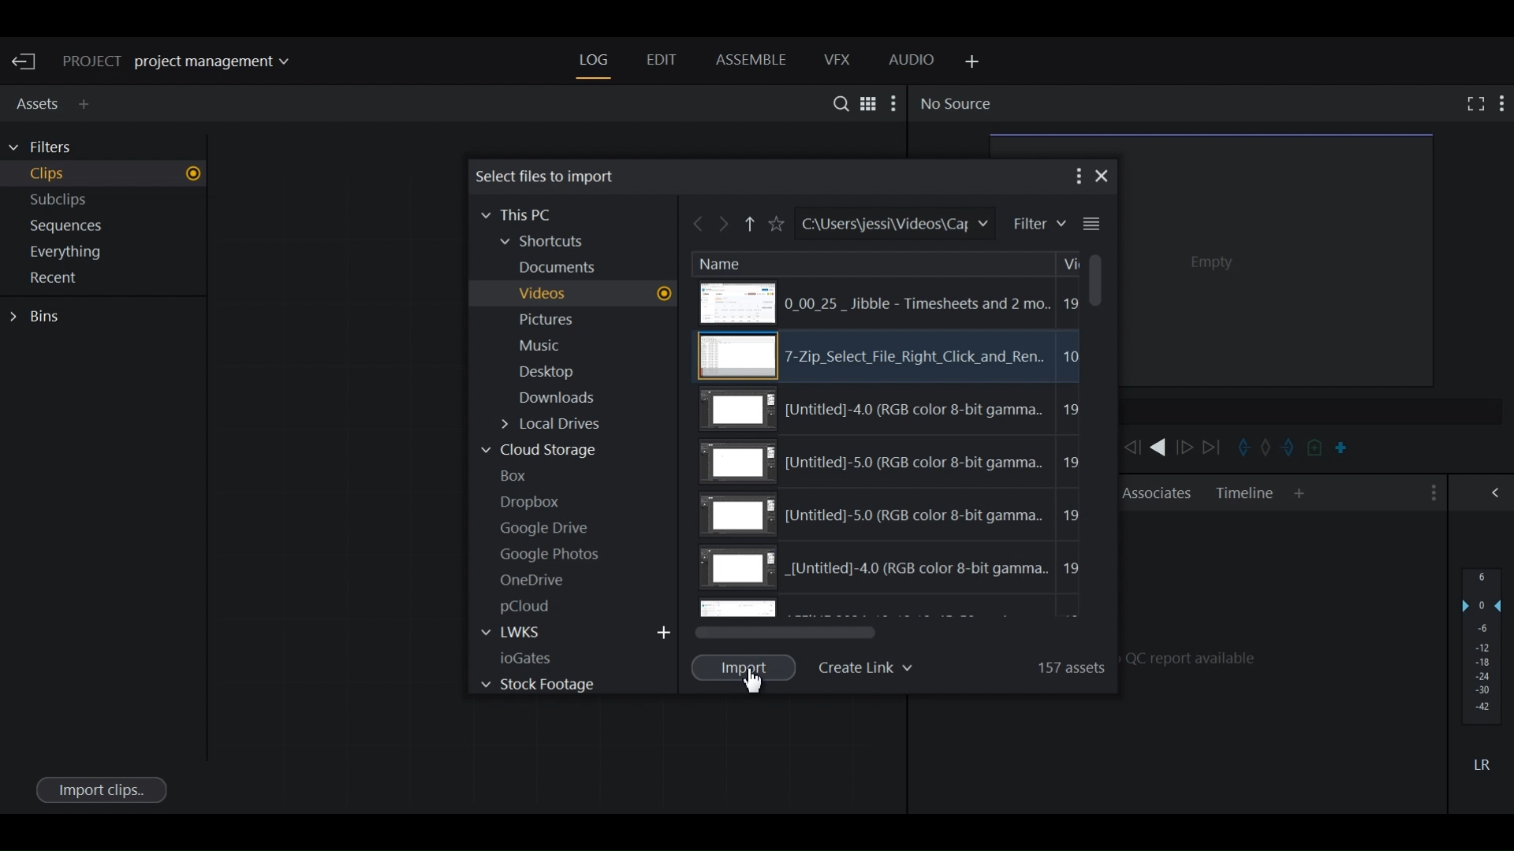  I want to click on RGB color, so click(893, 570).